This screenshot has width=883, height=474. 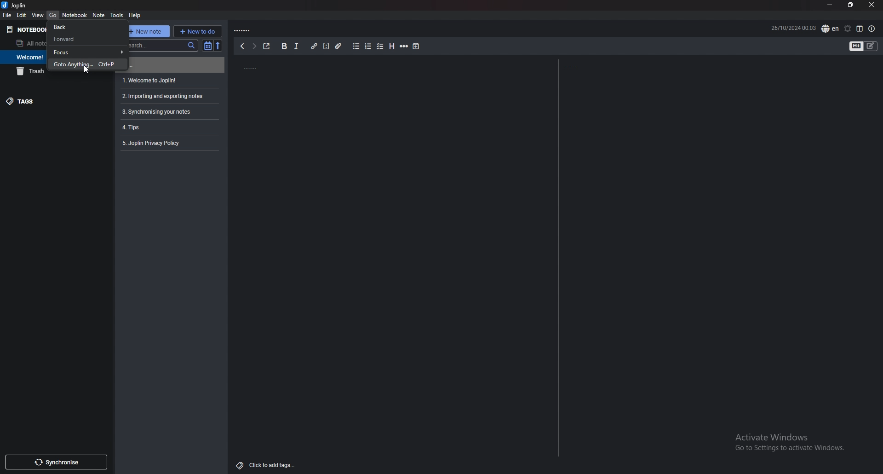 I want to click on go, so click(x=53, y=15).